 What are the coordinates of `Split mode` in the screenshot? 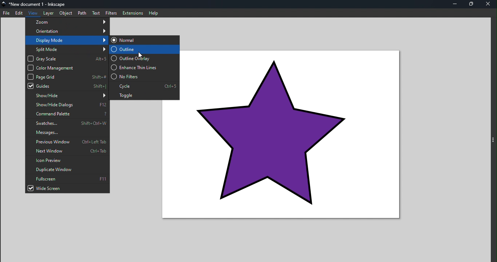 It's located at (66, 49).